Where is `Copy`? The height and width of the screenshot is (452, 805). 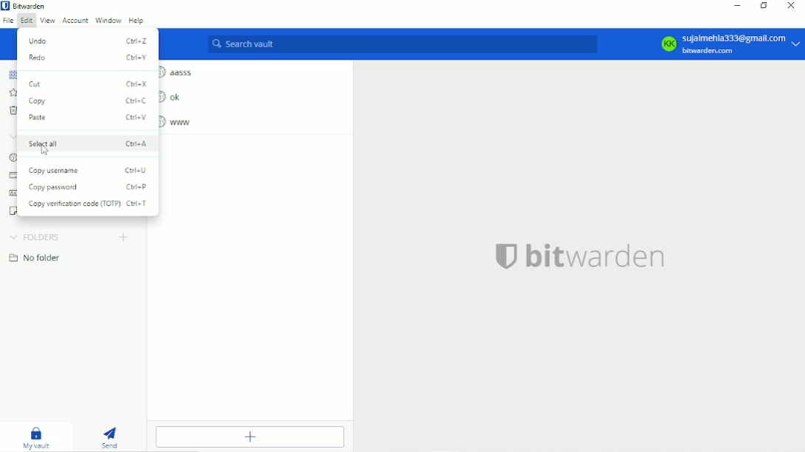 Copy is located at coordinates (88, 101).